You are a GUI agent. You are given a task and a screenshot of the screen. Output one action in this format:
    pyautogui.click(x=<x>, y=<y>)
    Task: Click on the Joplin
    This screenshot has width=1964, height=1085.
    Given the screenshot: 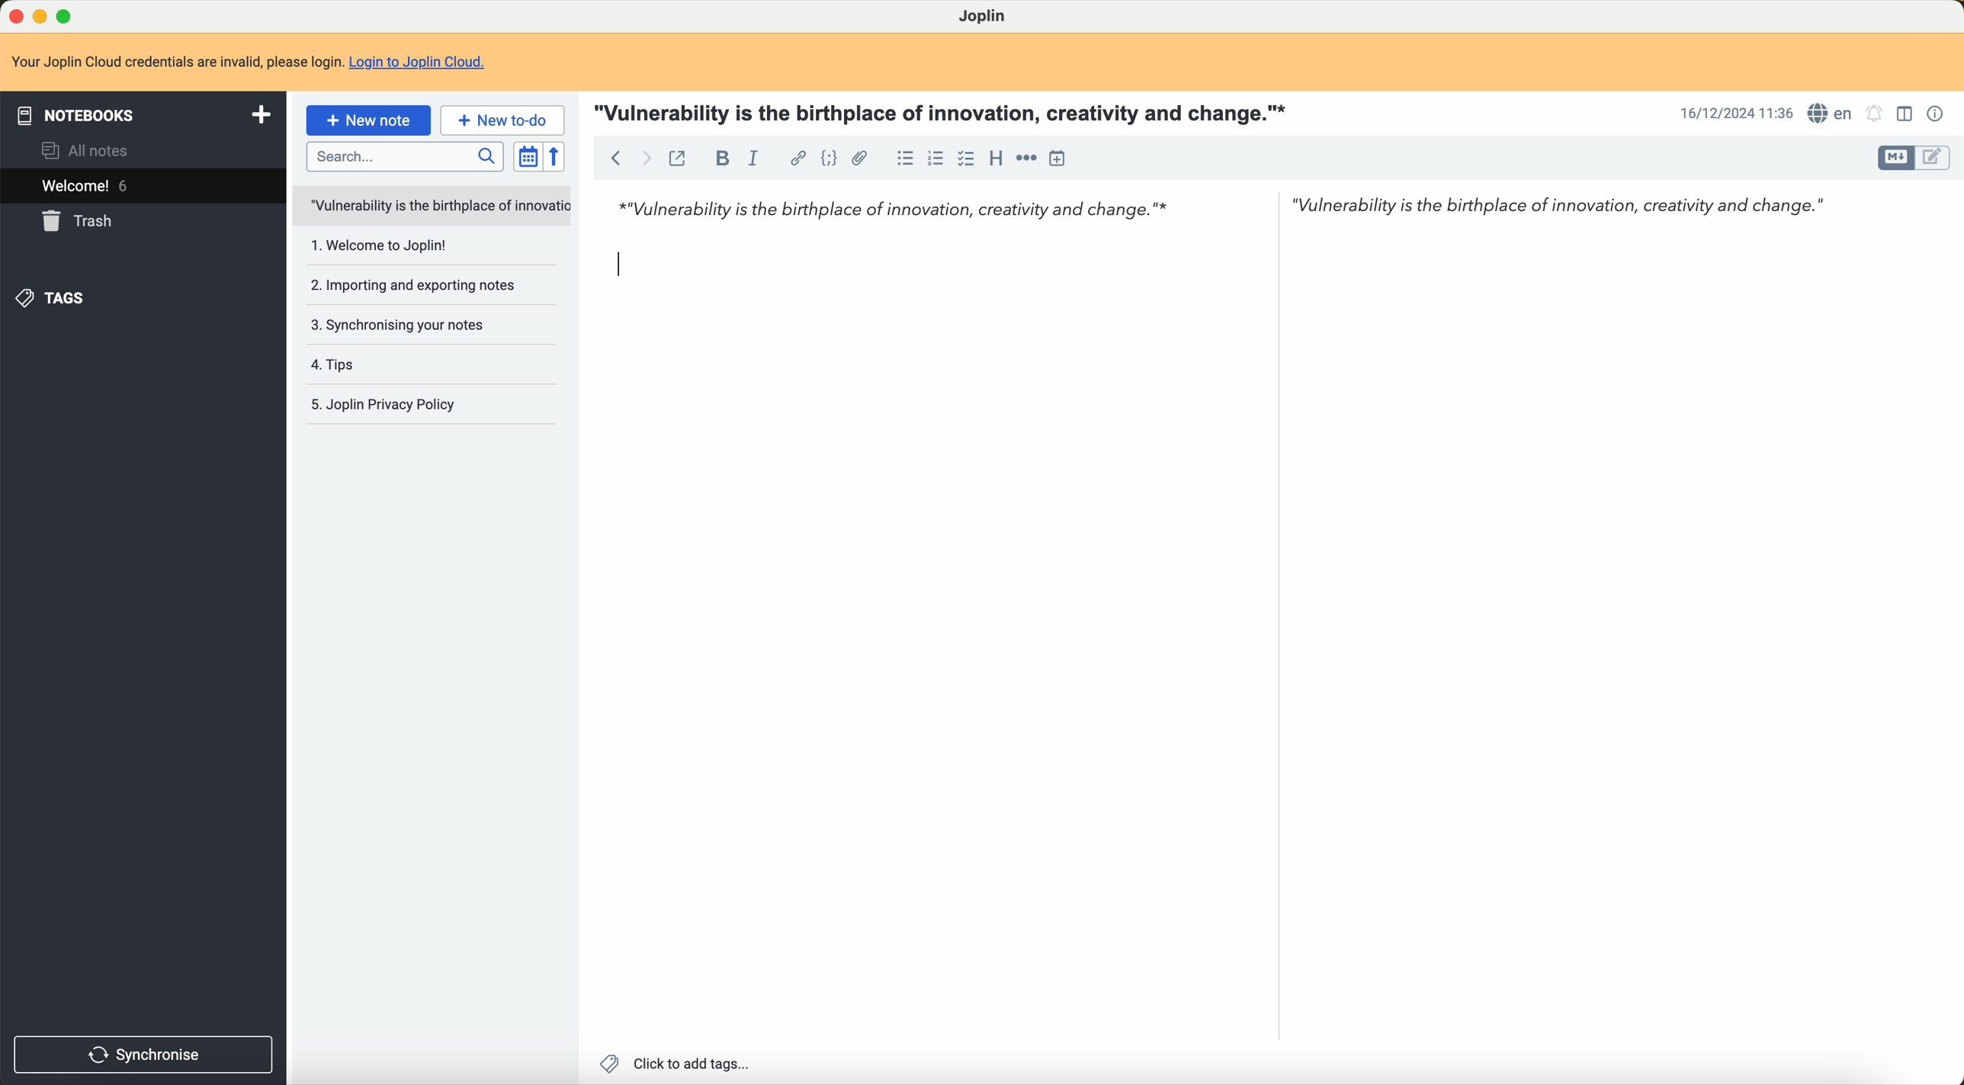 What is the action you would take?
    pyautogui.click(x=986, y=17)
    